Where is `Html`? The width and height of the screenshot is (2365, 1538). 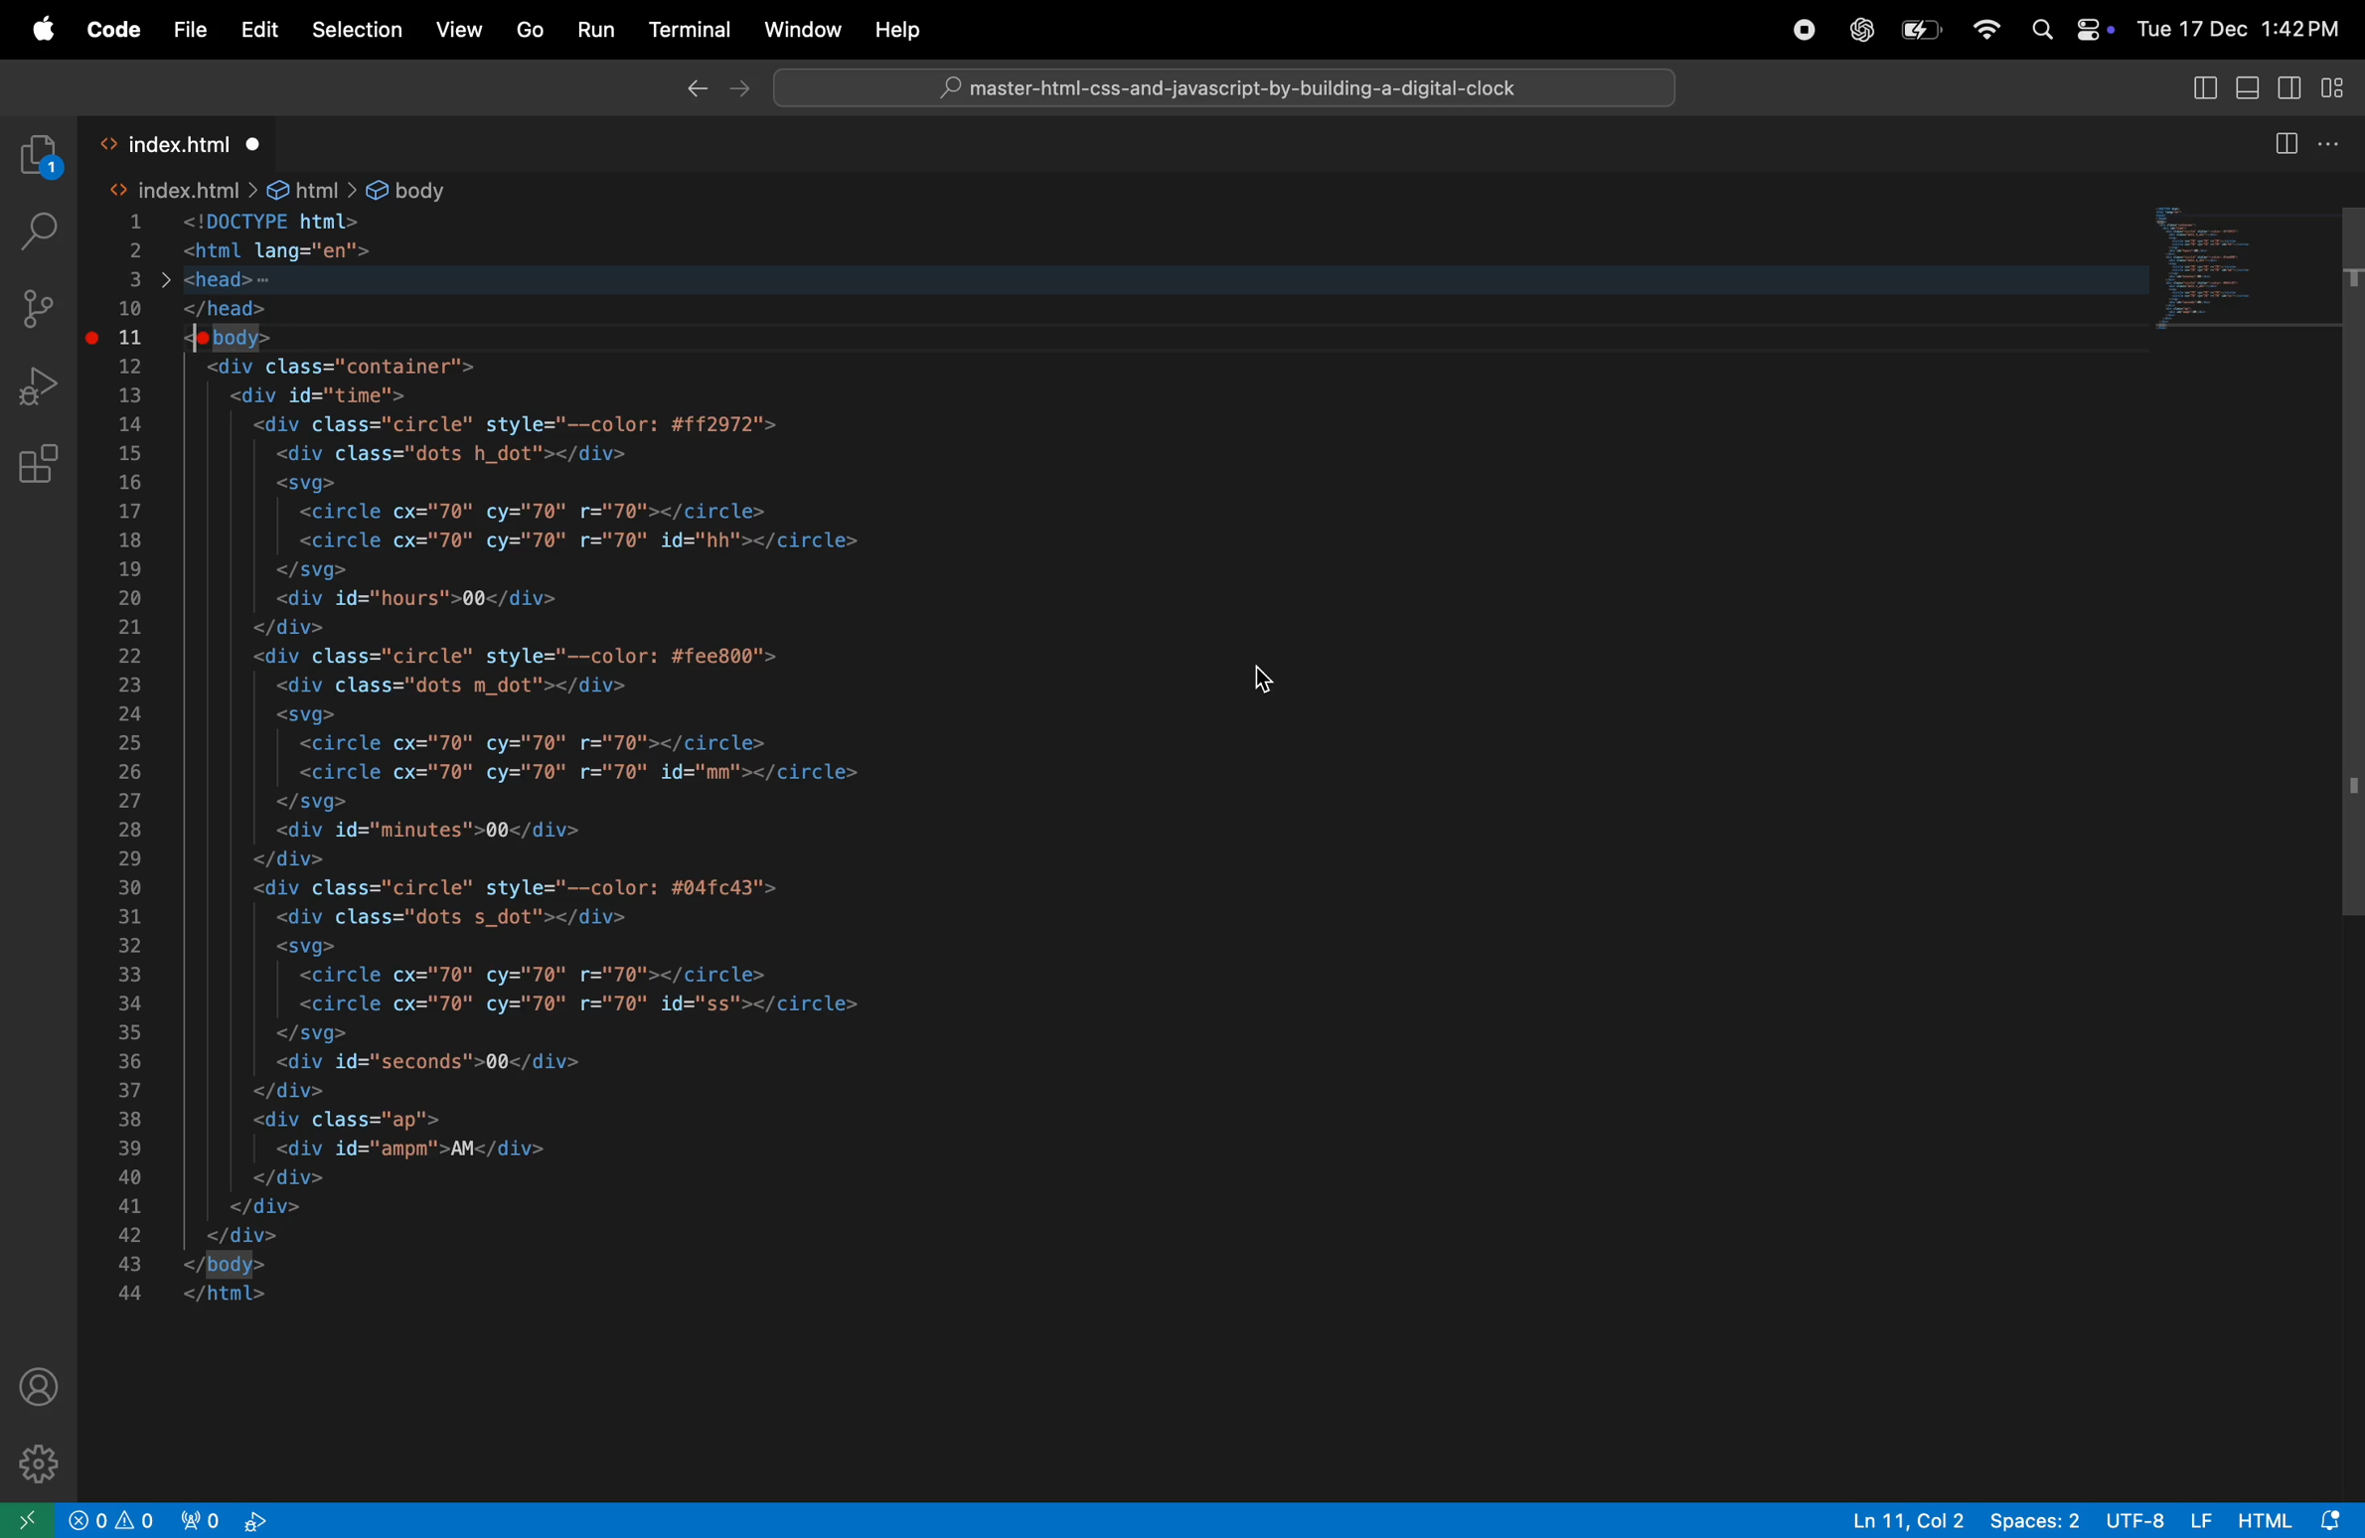 Html is located at coordinates (2298, 1520).